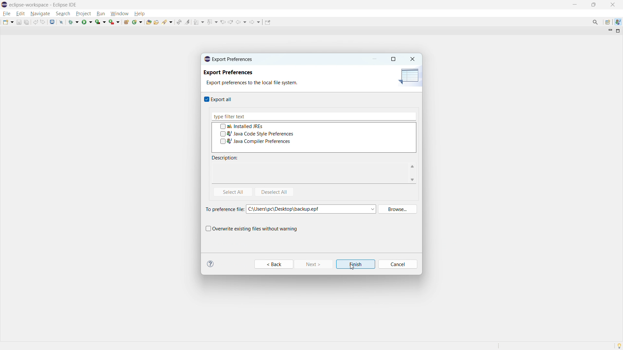 This screenshot has width=623, height=350. What do you see at coordinates (137, 22) in the screenshot?
I see `new java class` at bounding box center [137, 22].